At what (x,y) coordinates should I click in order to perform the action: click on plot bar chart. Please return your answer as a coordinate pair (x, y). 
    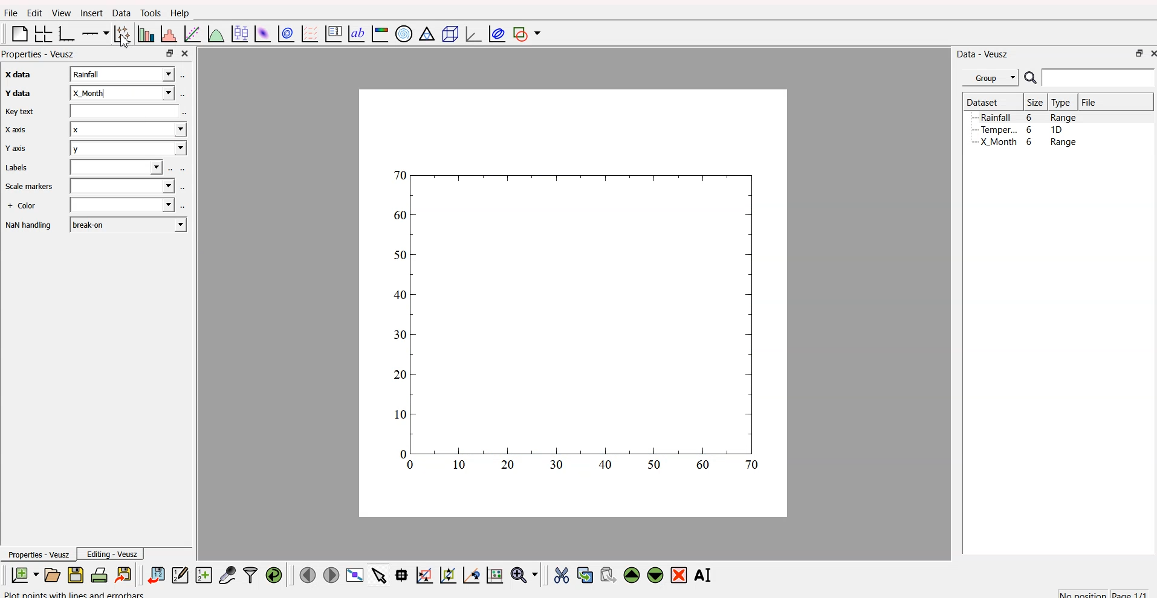
    Looking at the image, I should click on (144, 33).